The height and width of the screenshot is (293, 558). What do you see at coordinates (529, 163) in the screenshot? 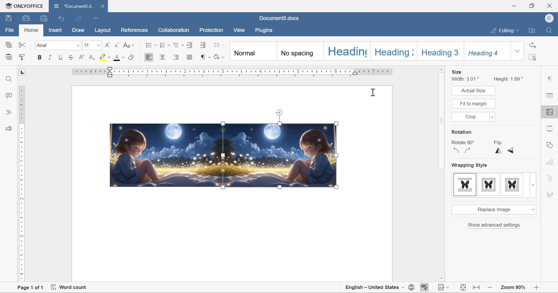
I see `flip horizontally` at bounding box center [529, 163].